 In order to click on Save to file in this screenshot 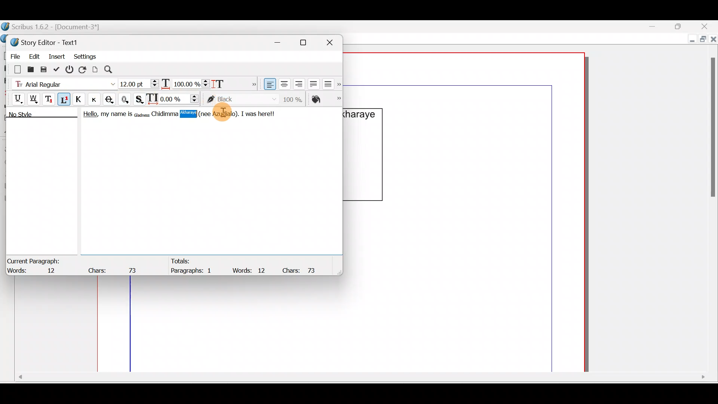, I will do `click(44, 69)`.